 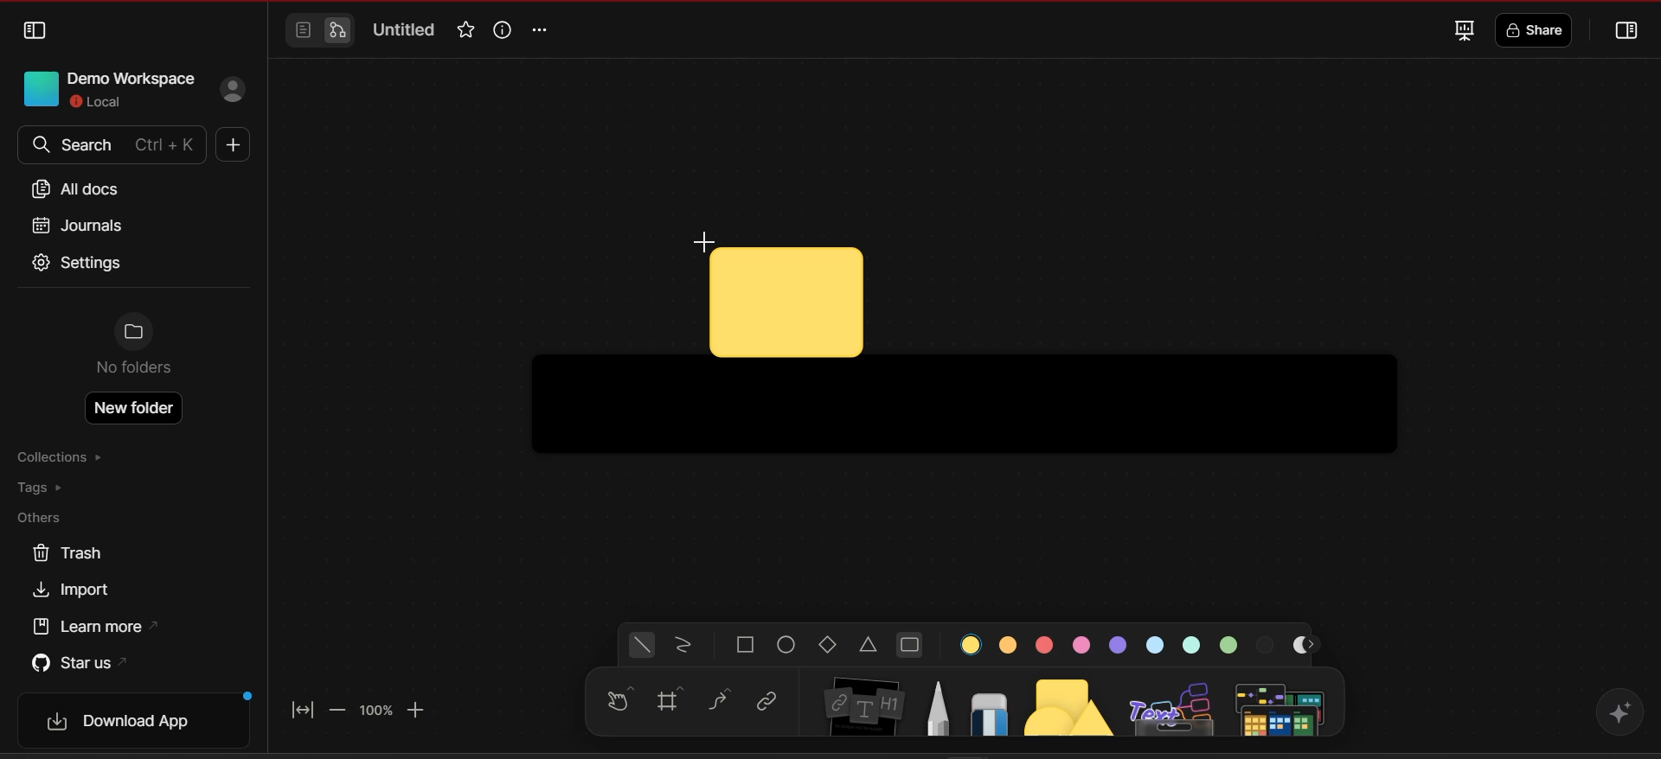 I want to click on sign in profile, so click(x=235, y=91).